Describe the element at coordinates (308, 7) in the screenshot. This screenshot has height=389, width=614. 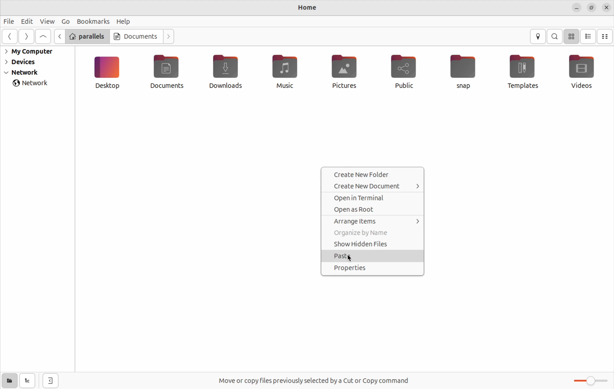
I see `home` at that location.